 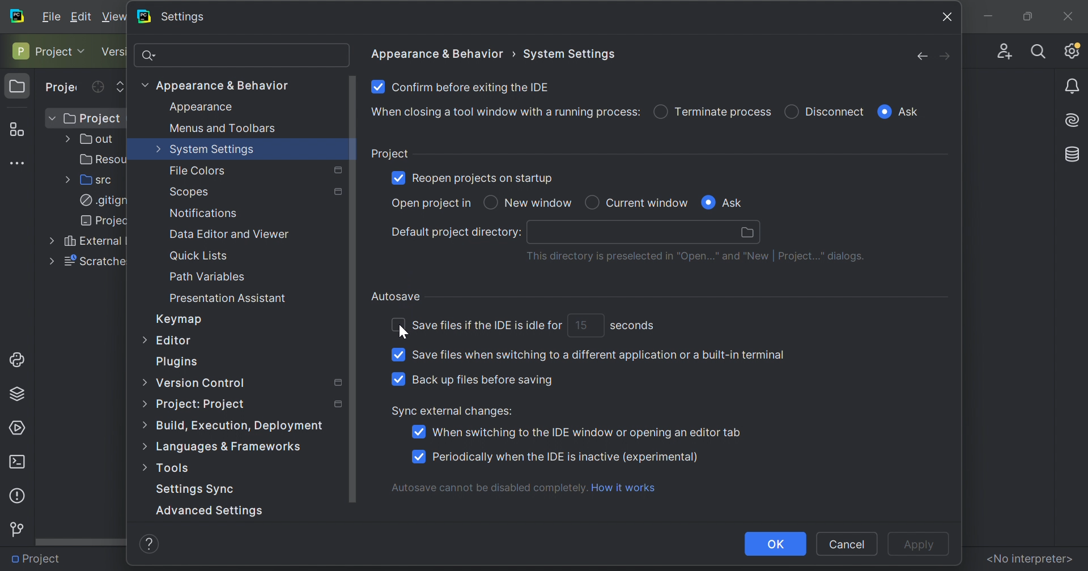 I want to click on Code with me, so click(x=1002, y=48).